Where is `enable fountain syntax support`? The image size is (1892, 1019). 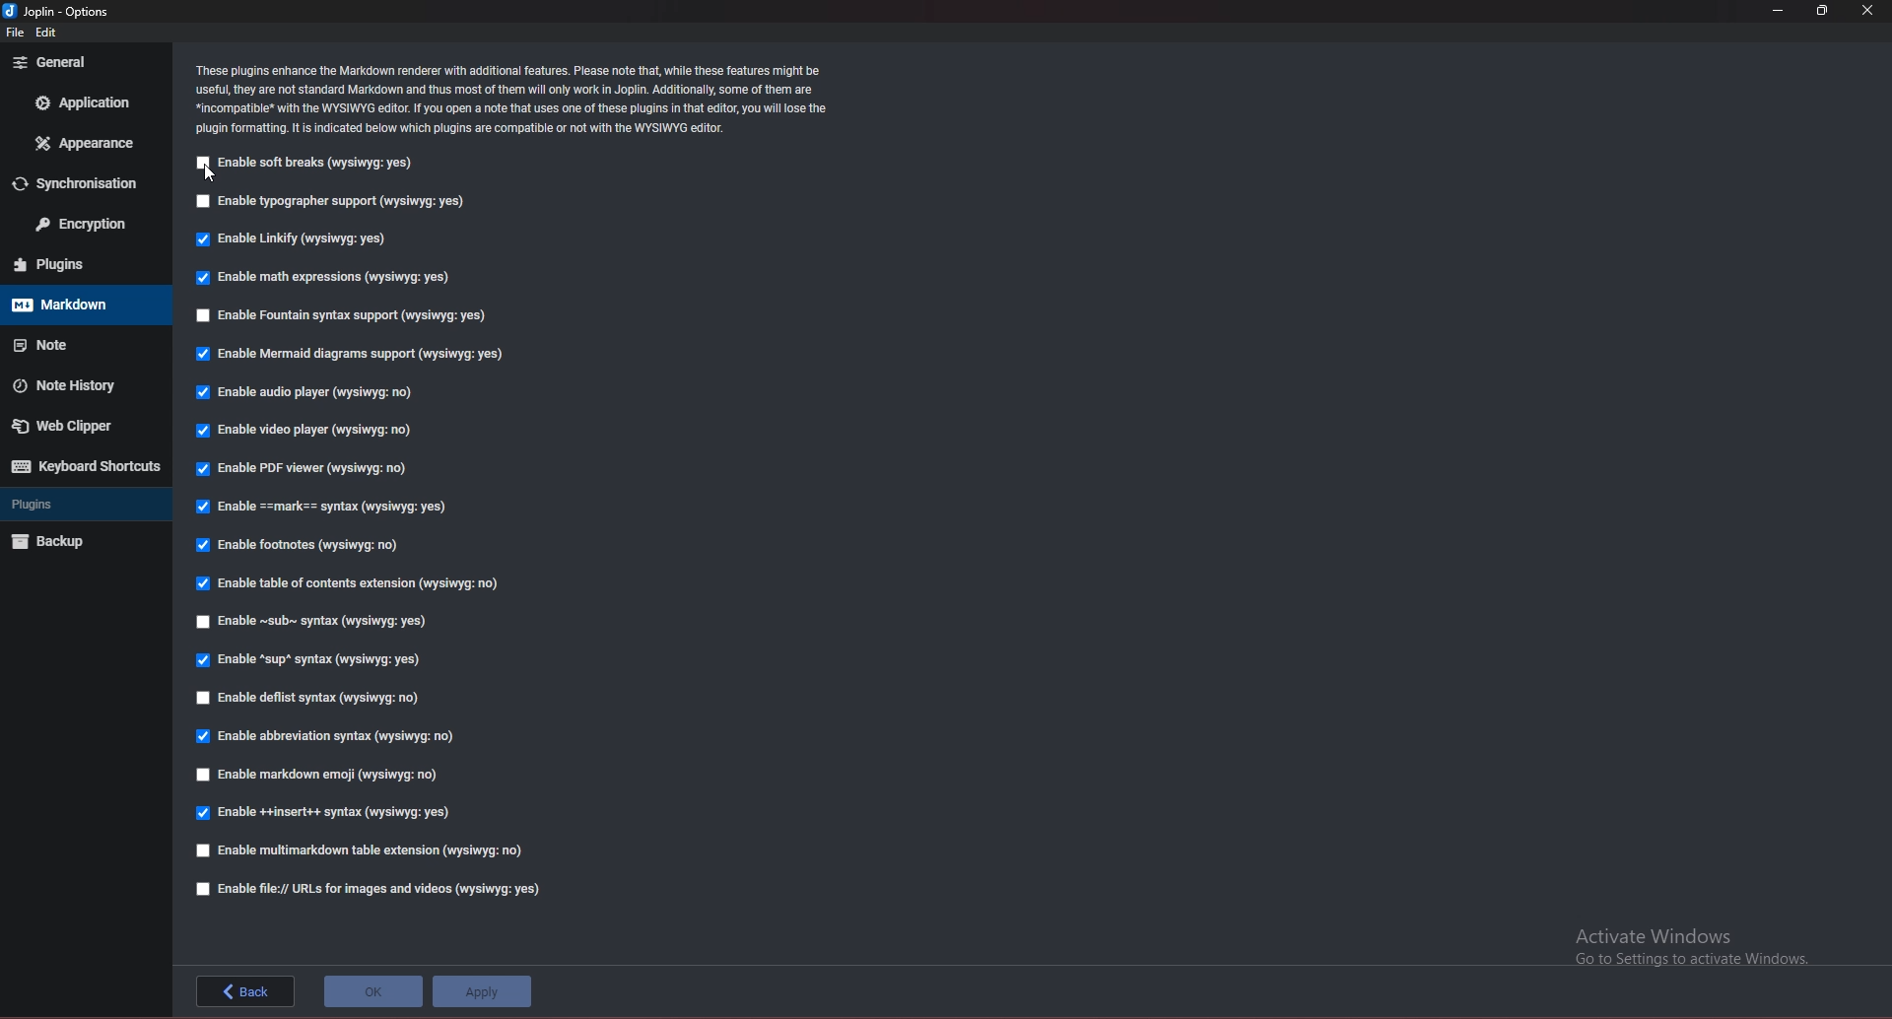
enable fountain syntax support is located at coordinates (335, 315).